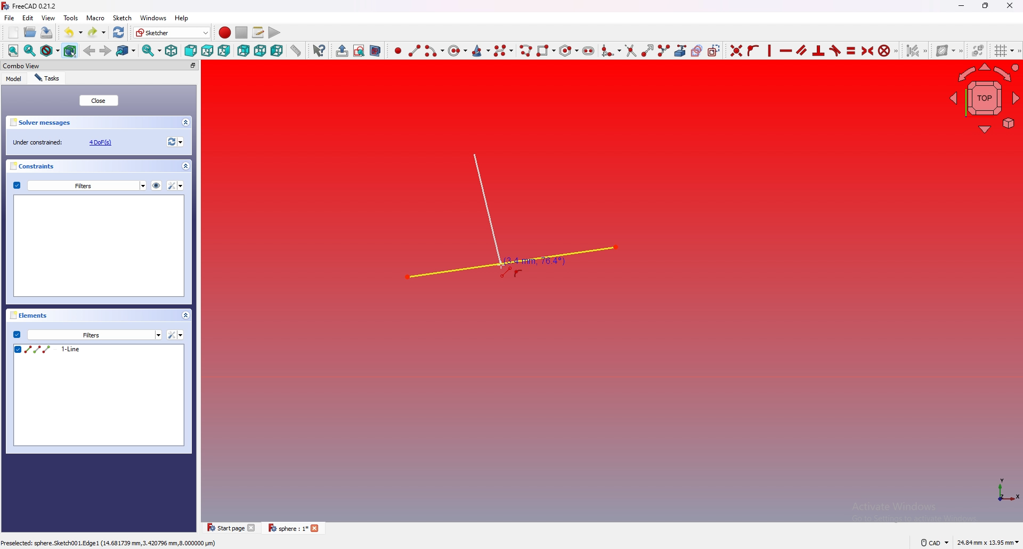  I want to click on Fit selection, so click(29, 51).